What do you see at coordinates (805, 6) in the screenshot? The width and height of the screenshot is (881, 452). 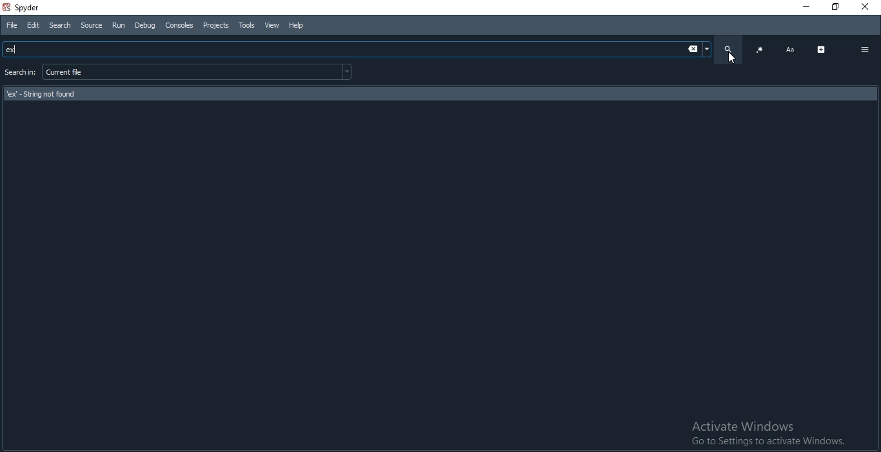 I see `Minimise` at bounding box center [805, 6].